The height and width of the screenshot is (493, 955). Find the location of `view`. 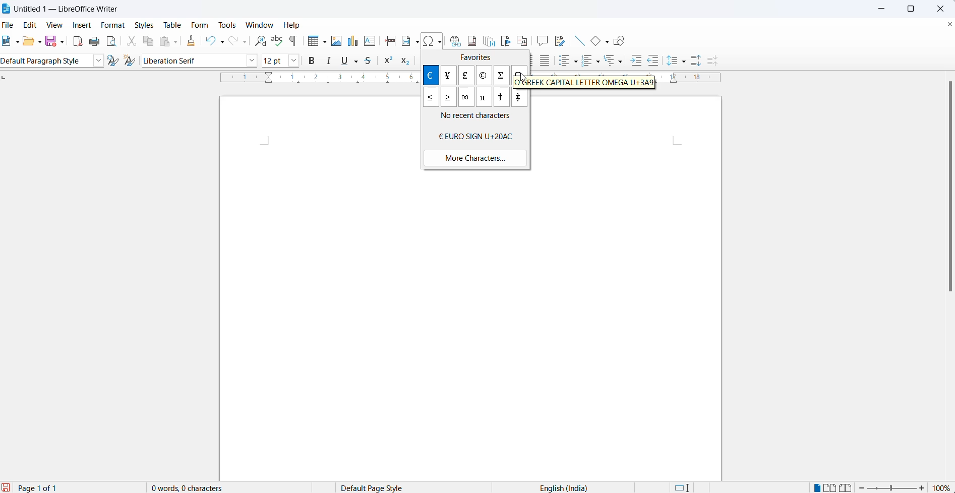

view is located at coordinates (57, 25).